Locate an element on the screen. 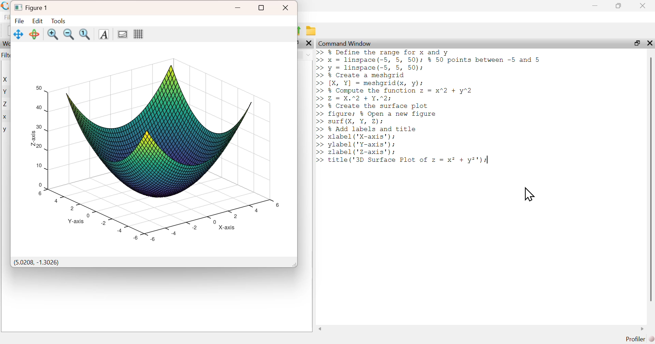  Z is located at coordinates (6, 104).